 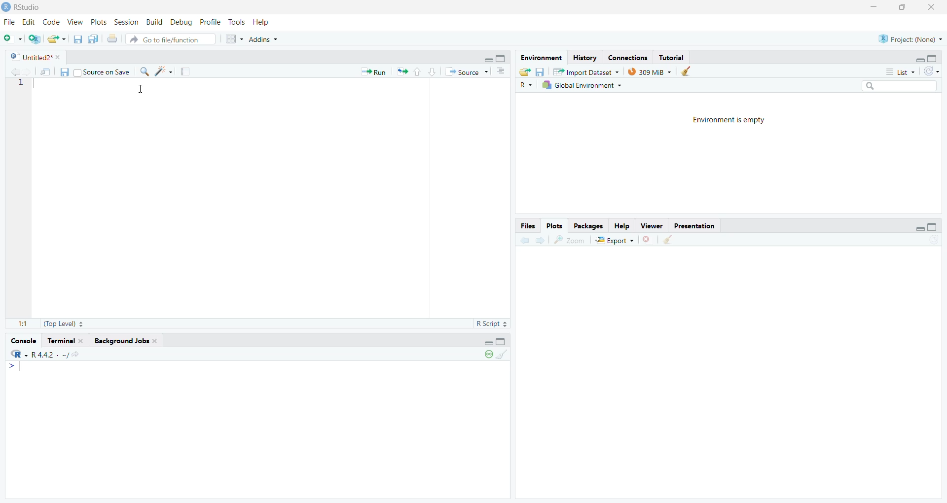 What do you see at coordinates (112, 38) in the screenshot?
I see `print` at bounding box center [112, 38].